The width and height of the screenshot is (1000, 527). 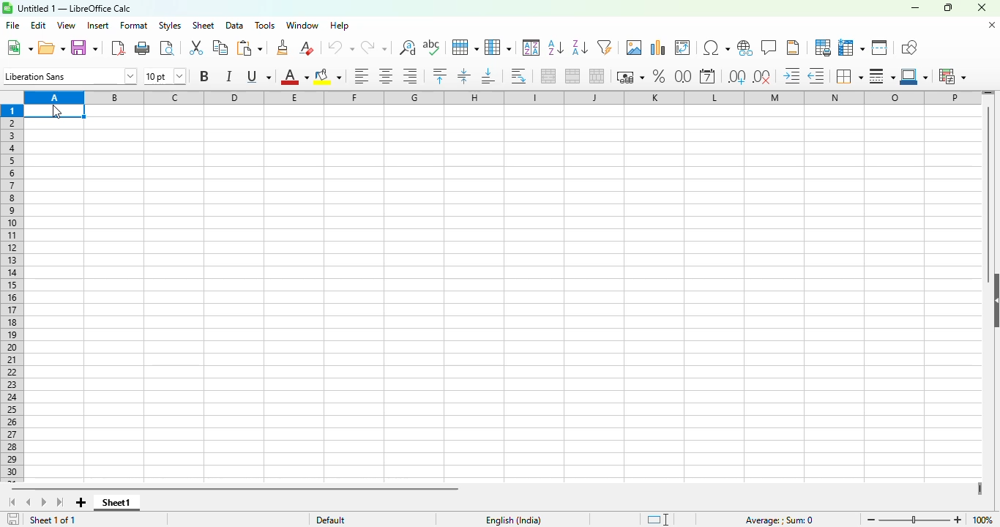 What do you see at coordinates (501, 97) in the screenshot?
I see `columns` at bounding box center [501, 97].